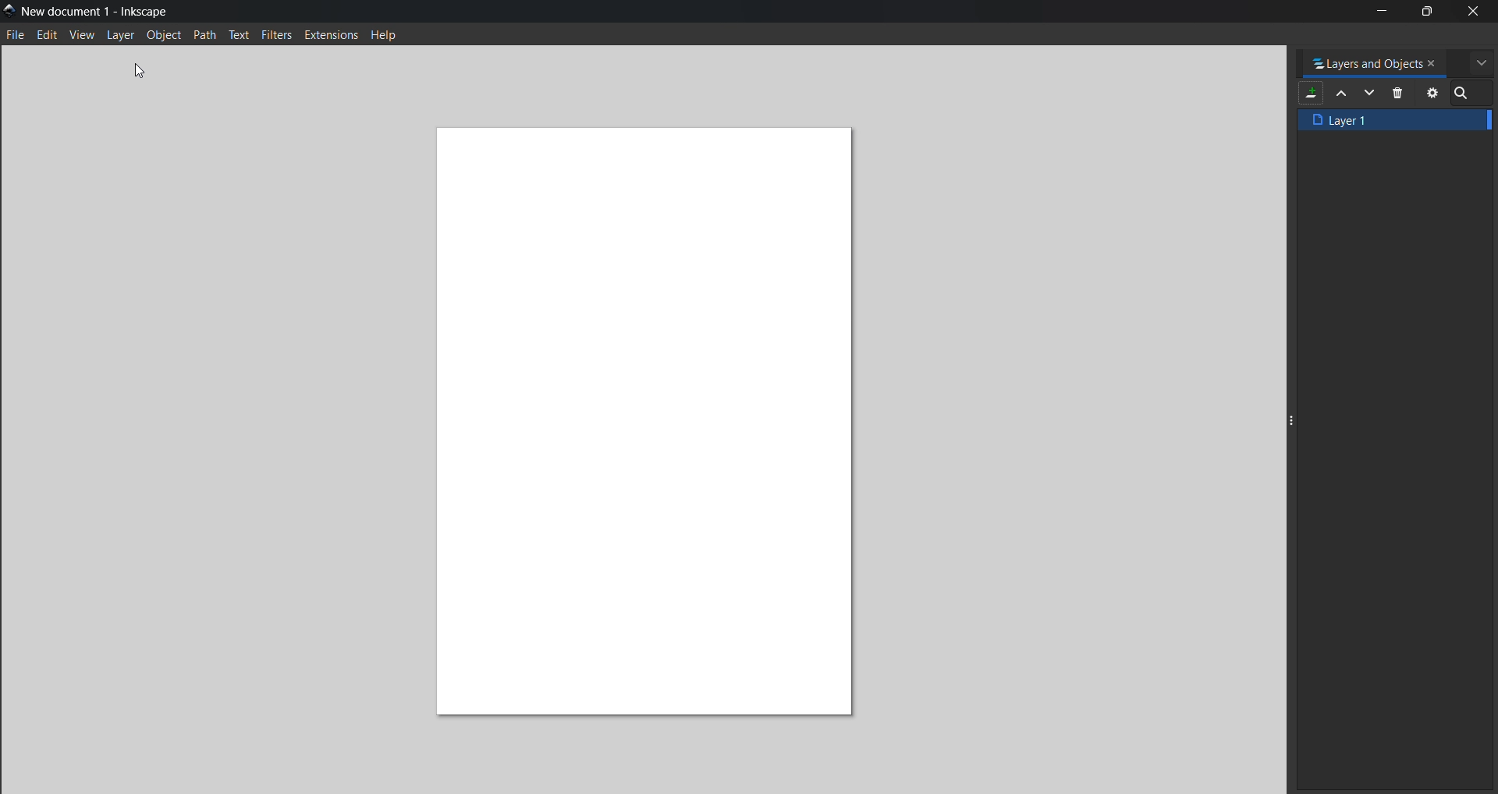  Describe the element at coordinates (122, 37) in the screenshot. I see `layer` at that location.